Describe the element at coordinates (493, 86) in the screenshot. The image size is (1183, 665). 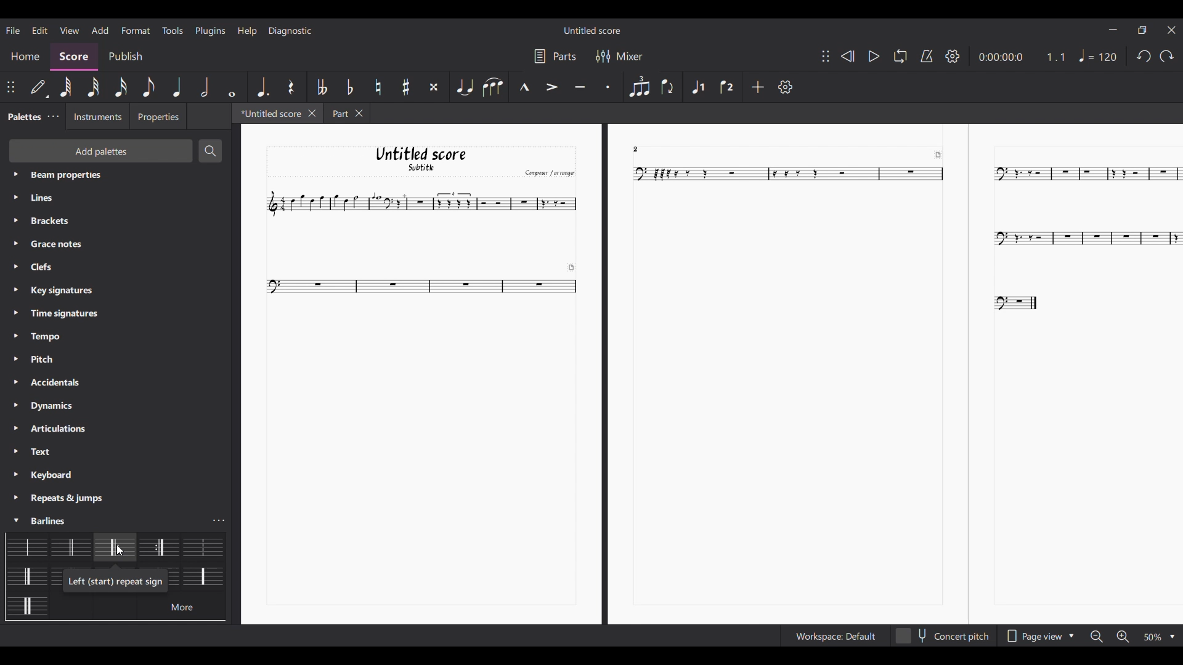
I see `Slur` at that location.